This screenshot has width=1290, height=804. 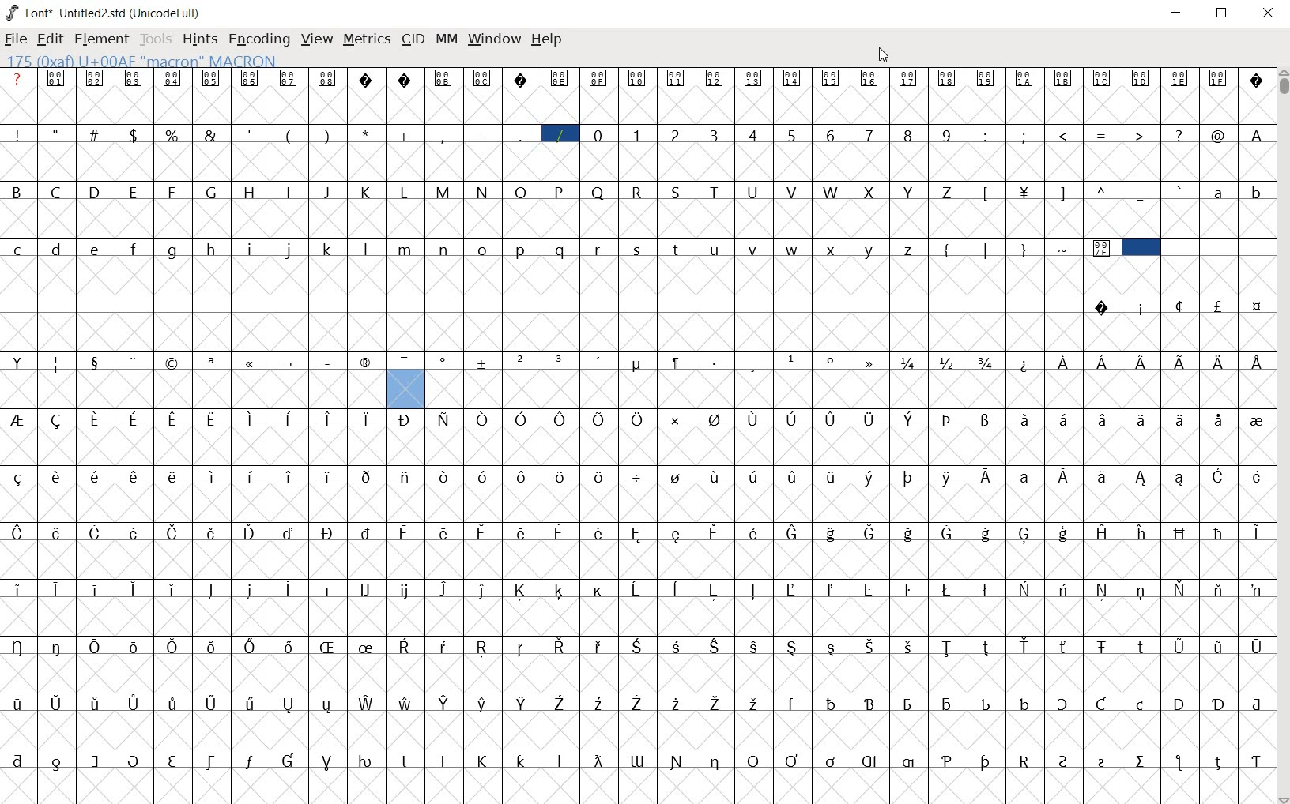 What do you see at coordinates (522, 532) in the screenshot?
I see `Symbol` at bounding box center [522, 532].